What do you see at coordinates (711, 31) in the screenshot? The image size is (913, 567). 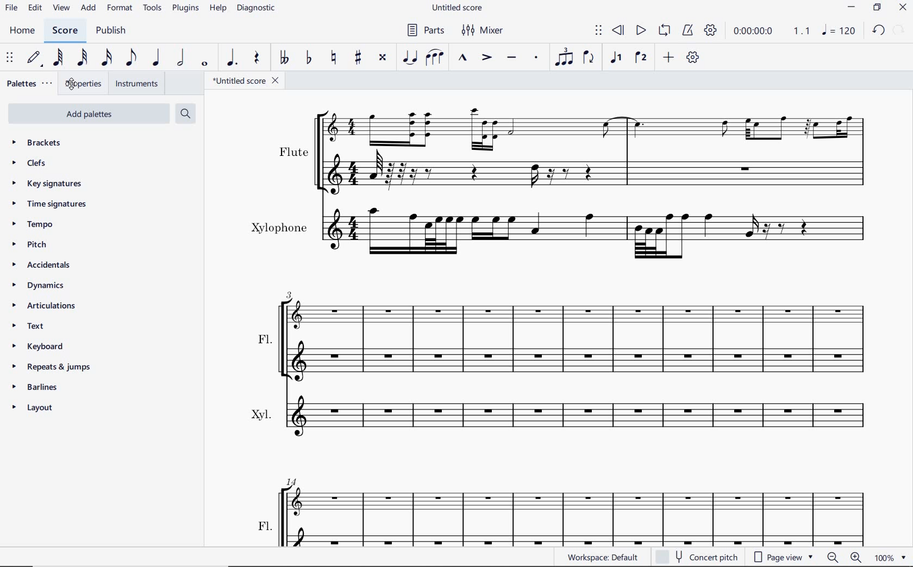 I see `PLAYBACK SETTINGS` at bounding box center [711, 31].